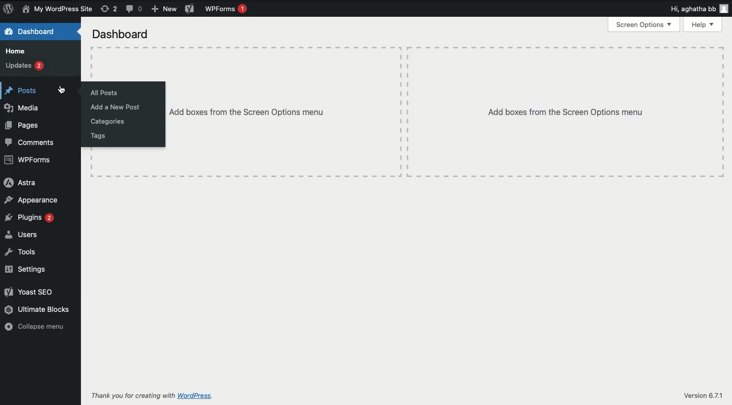 This screenshot has width=732, height=405. I want to click on Tools, so click(20, 251).